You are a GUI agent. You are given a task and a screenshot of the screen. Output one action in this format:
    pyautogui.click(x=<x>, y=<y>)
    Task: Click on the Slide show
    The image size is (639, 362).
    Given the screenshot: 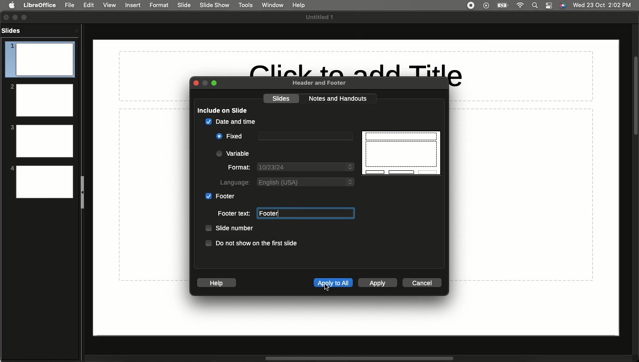 What is the action you would take?
    pyautogui.click(x=216, y=5)
    